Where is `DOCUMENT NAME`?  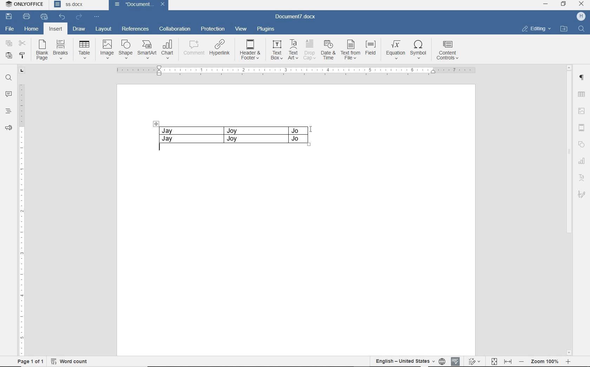 DOCUMENT NAME is located at coordinates (77, 5).